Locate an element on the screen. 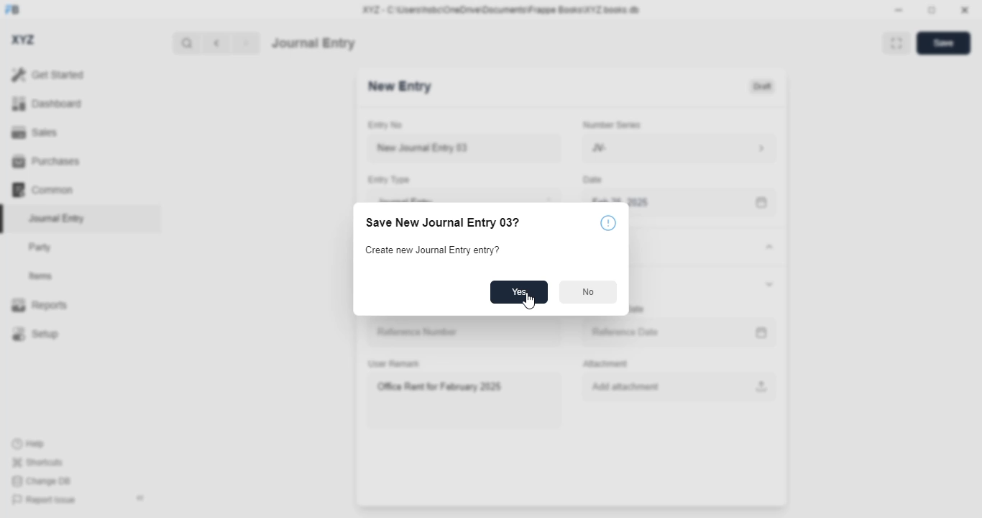 The width and height of the screenshot is (982, 518). journal entry is located at coordinates (55, 218).